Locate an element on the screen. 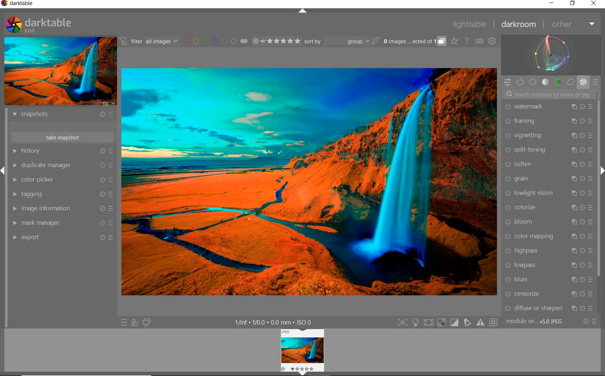  highpass is located at coordinates (548, 252).